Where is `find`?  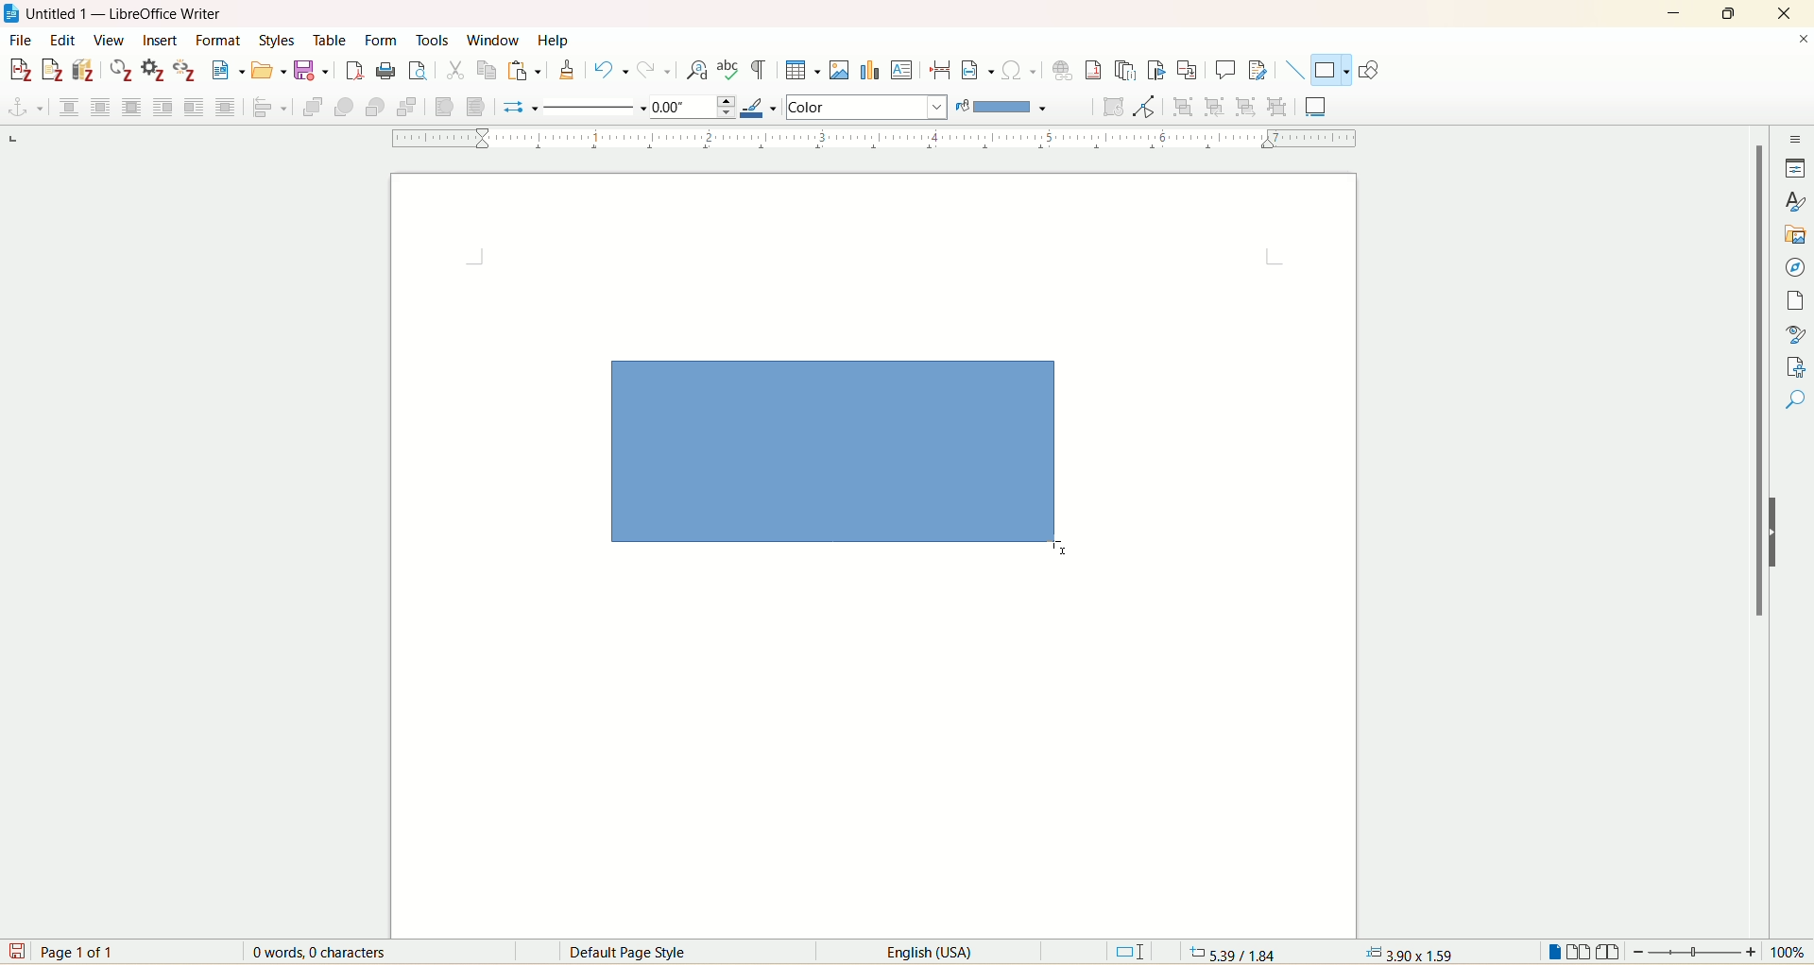 find is located at coordinates (1796, 433).